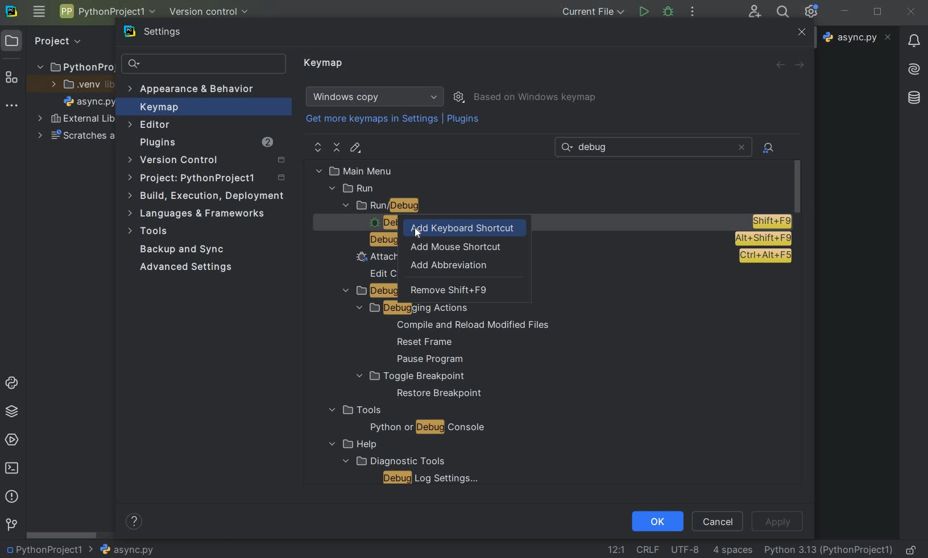 This screenshot has width=928, height=558. Describe the element at coordinates (769, 148) in the screenshot. I see `file actions by shortcuts` at that location.